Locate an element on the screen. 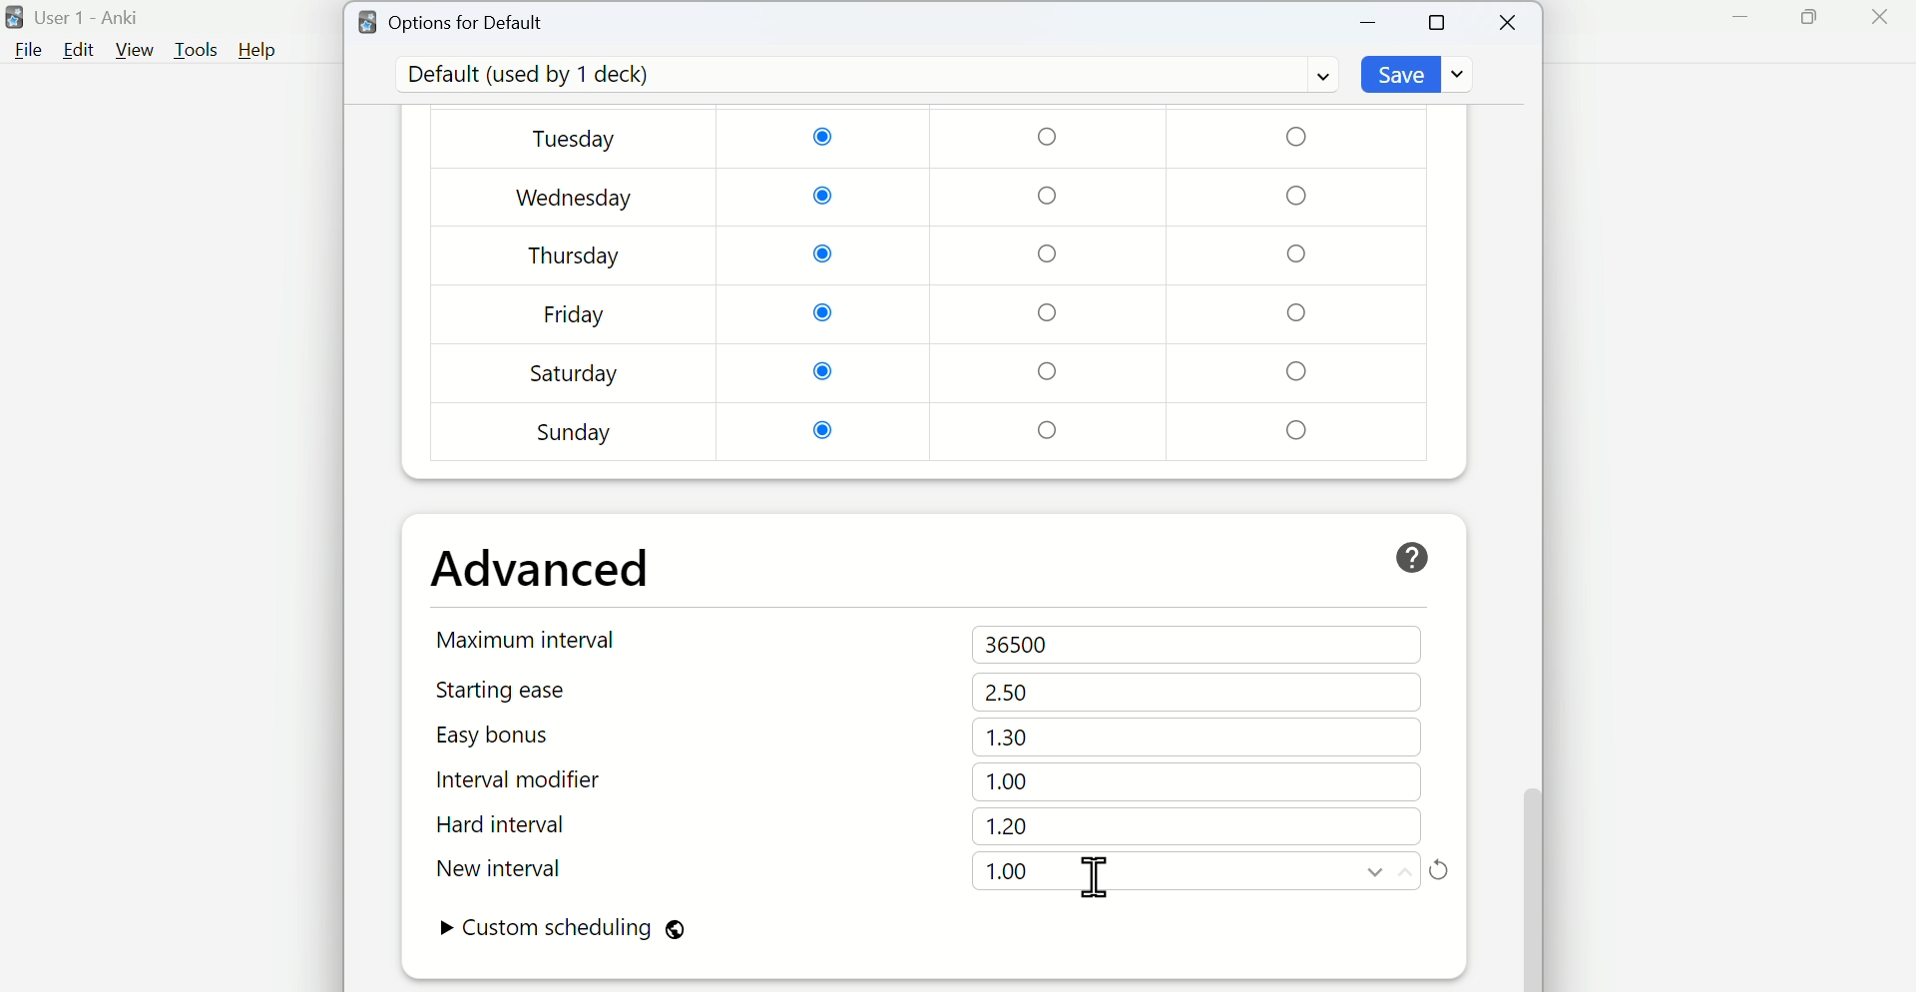 This screenshot has height=992, width=1916. Saturday is located at coordinates (575, 373).